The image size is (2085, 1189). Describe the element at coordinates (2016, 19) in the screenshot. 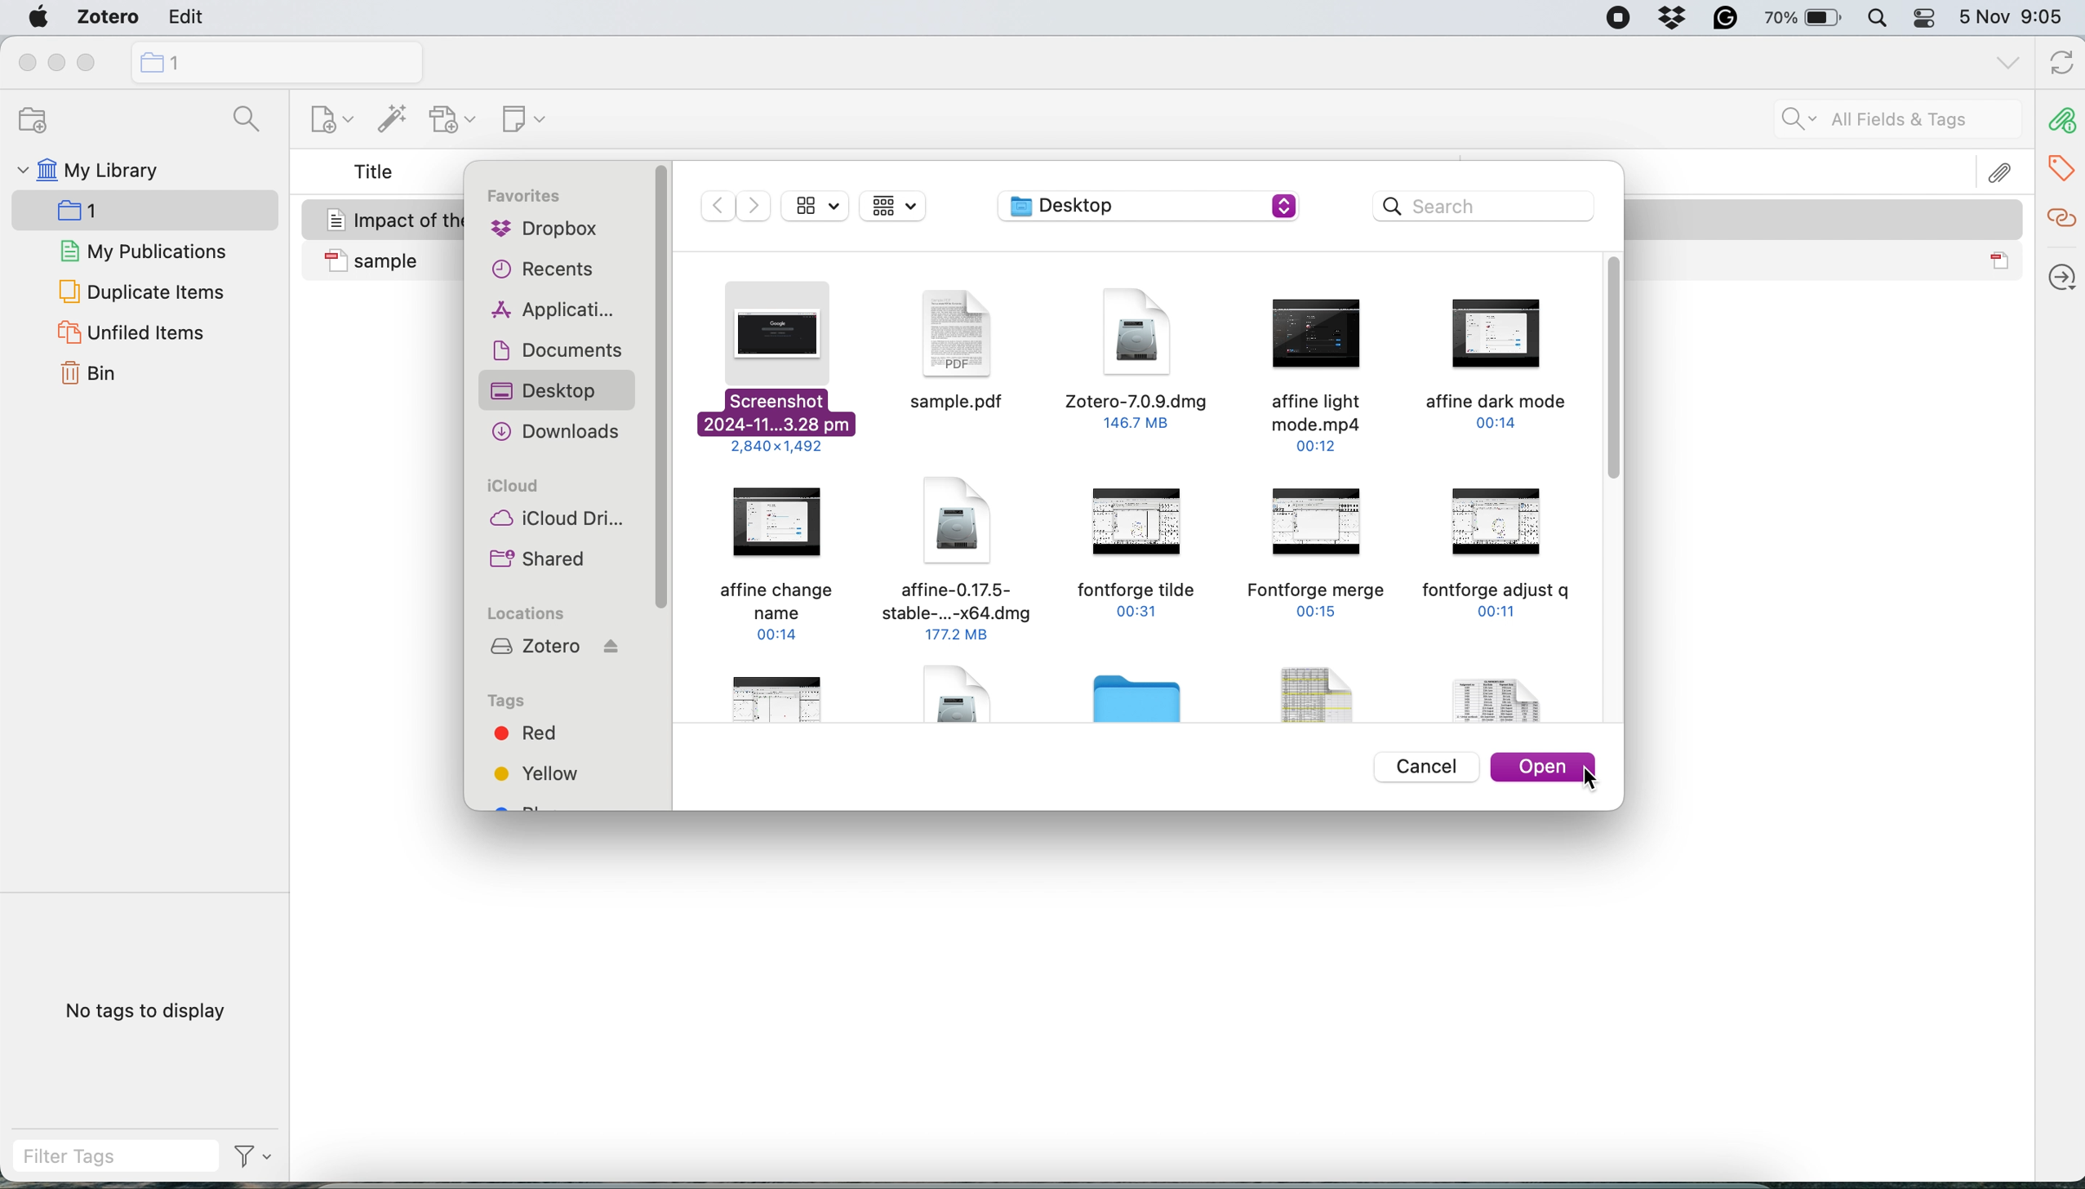

I see `5 Nov 9:05` at that location.